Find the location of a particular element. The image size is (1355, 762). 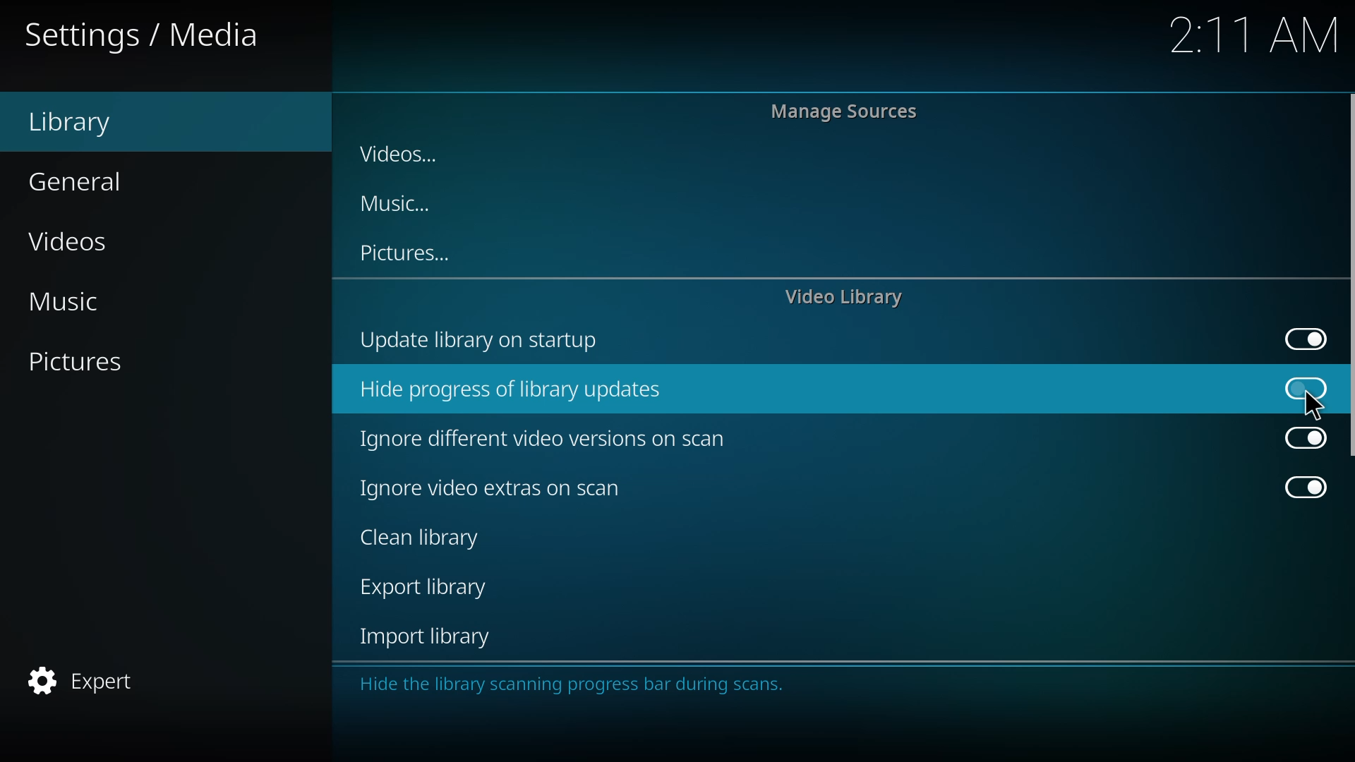

enabled is located at coordinates (1305, 338).